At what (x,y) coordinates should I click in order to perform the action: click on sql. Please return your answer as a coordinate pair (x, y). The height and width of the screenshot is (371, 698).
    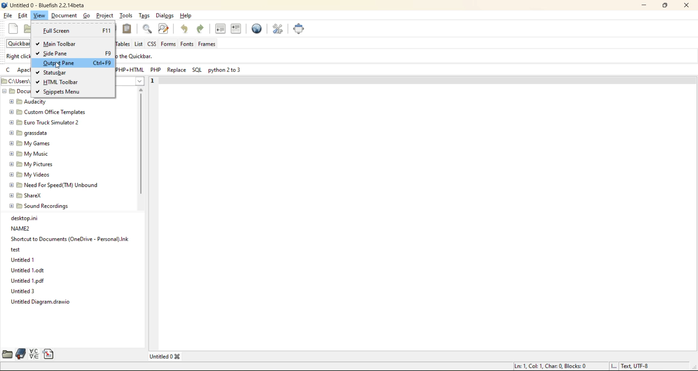
    Looking at the image, I should click on (198, 70).